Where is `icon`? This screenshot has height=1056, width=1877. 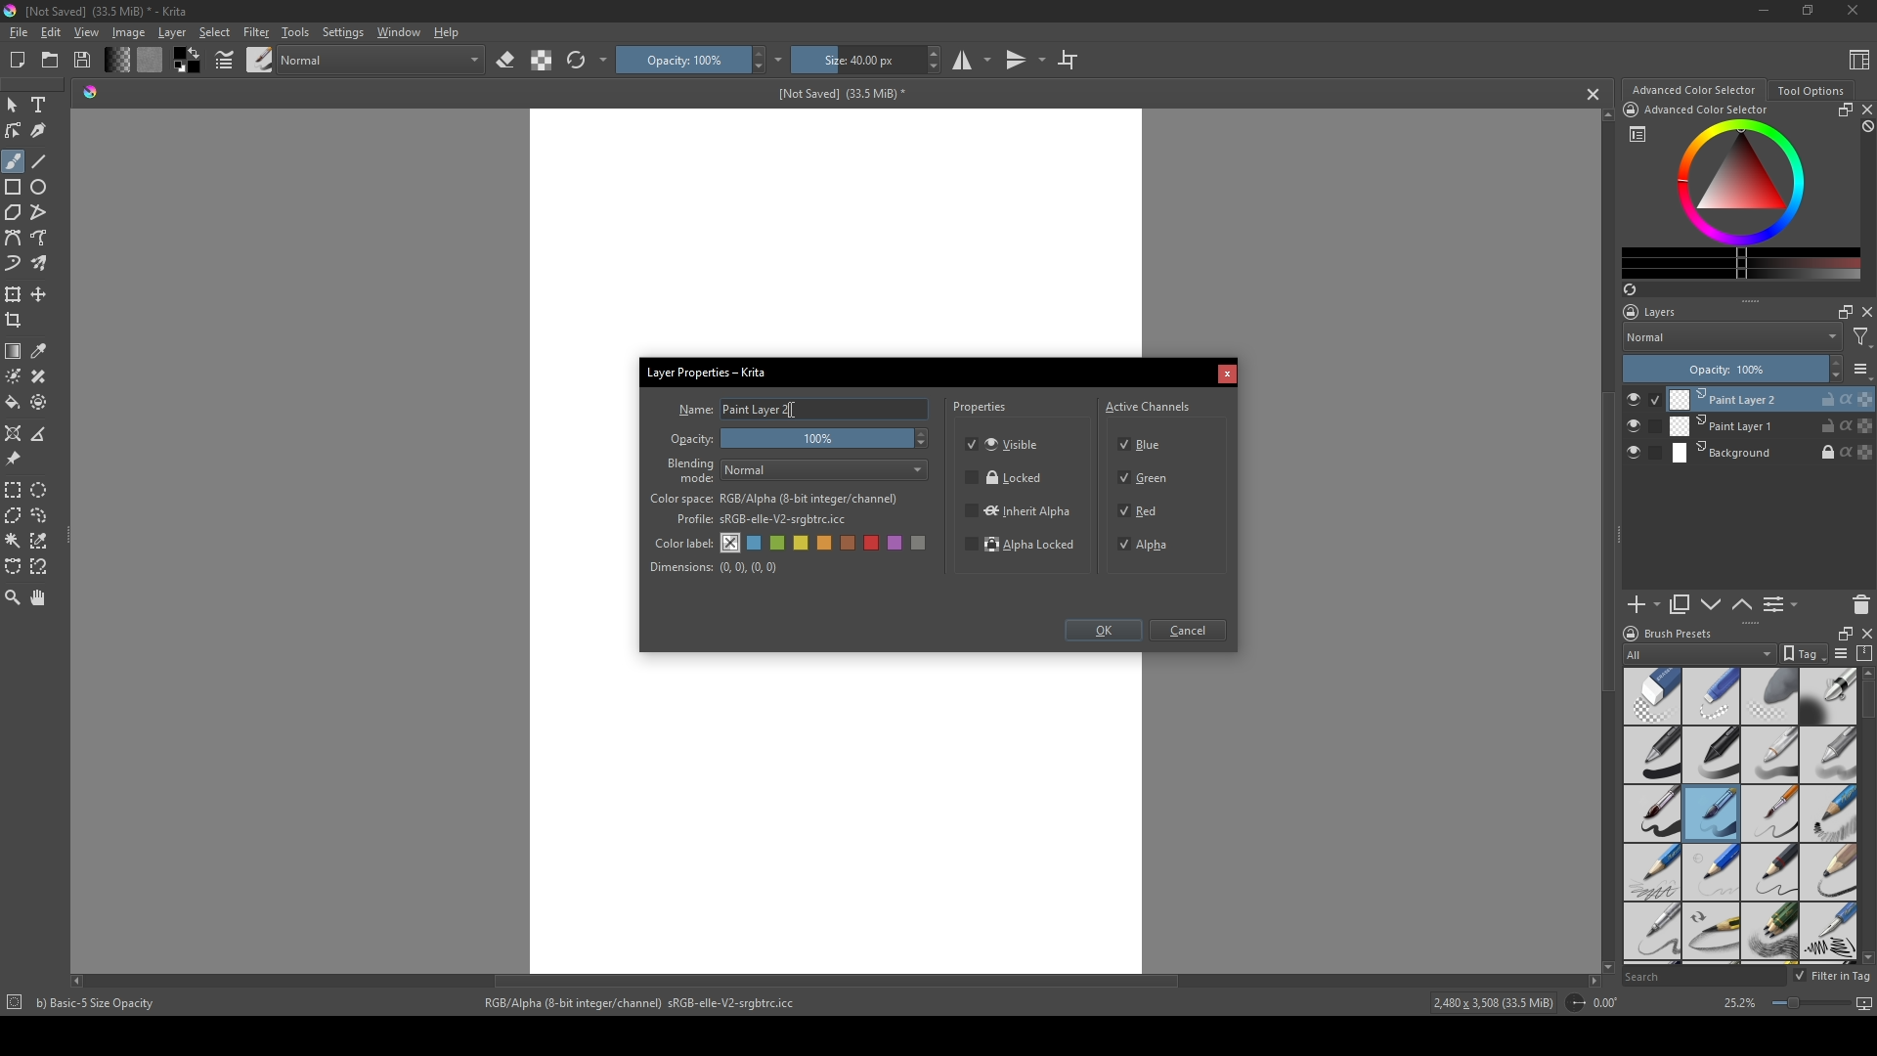 icon is located at coordinates (1574, 1003).